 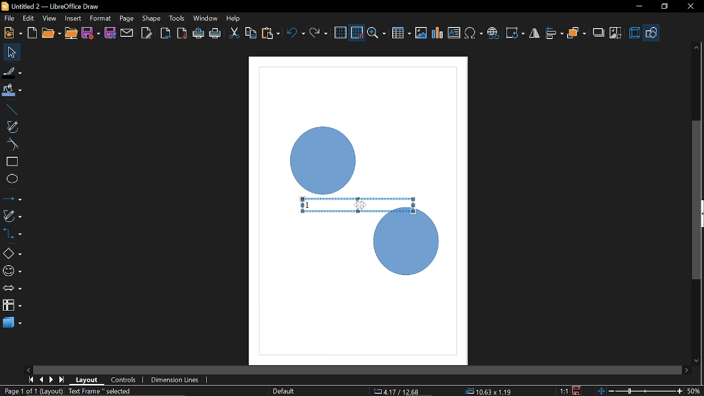 What do you see at coordinates (358, 33) in the screenshot?
I see `snap to grid` at bounding box center [358, 33].